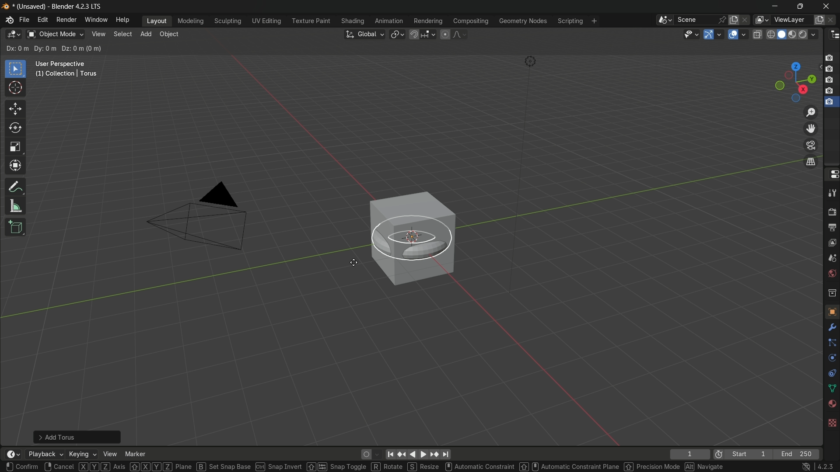  I want to click on switch the current view, so click(810, 161).